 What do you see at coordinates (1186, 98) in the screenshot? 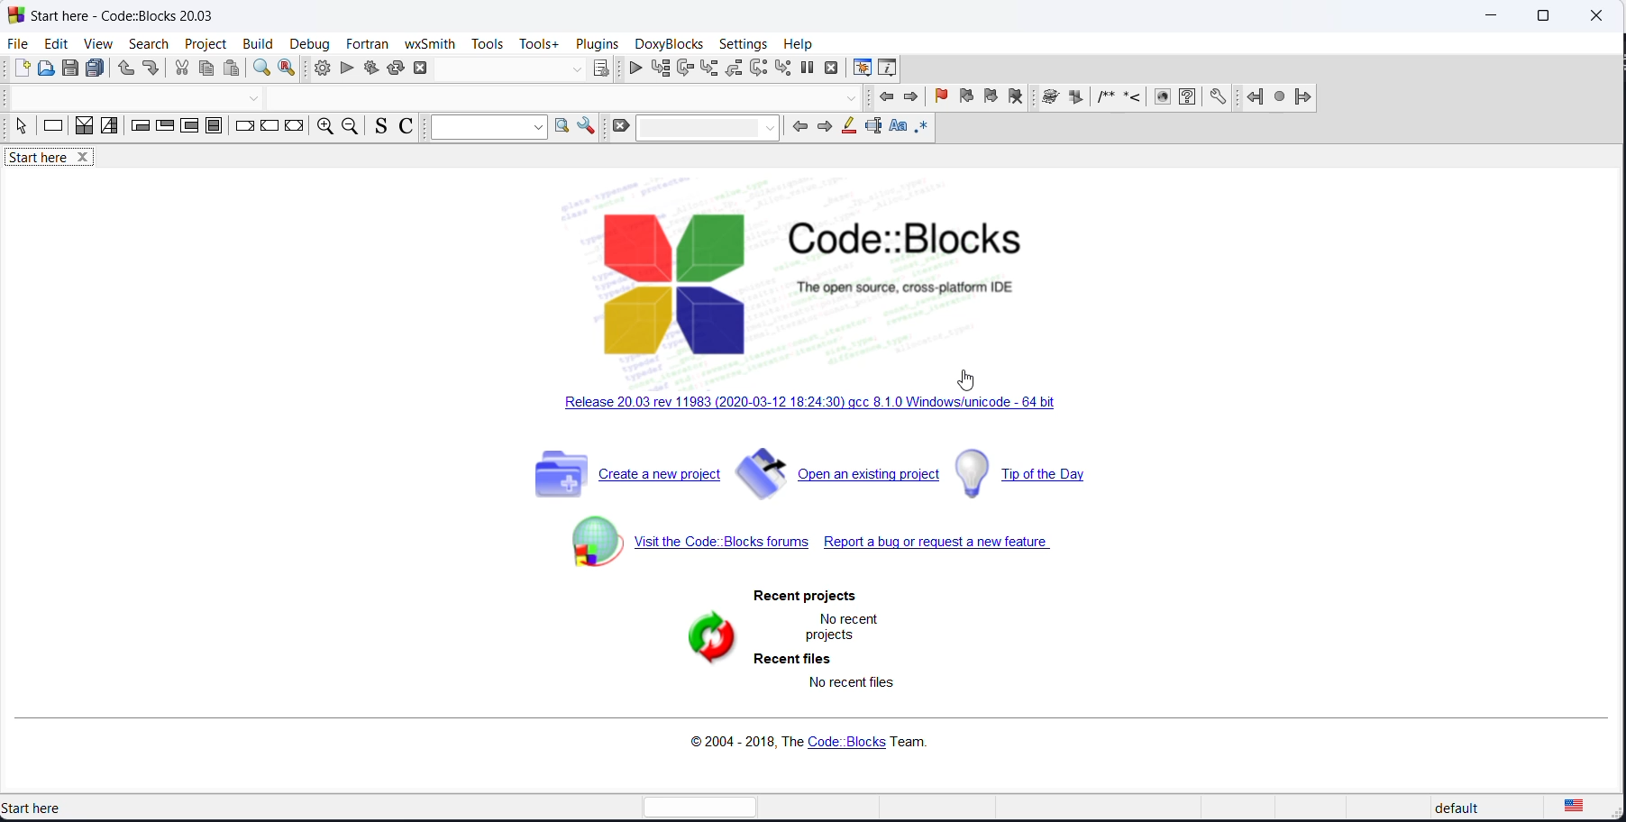
I see `questions` at bounding box center [1186, 98].